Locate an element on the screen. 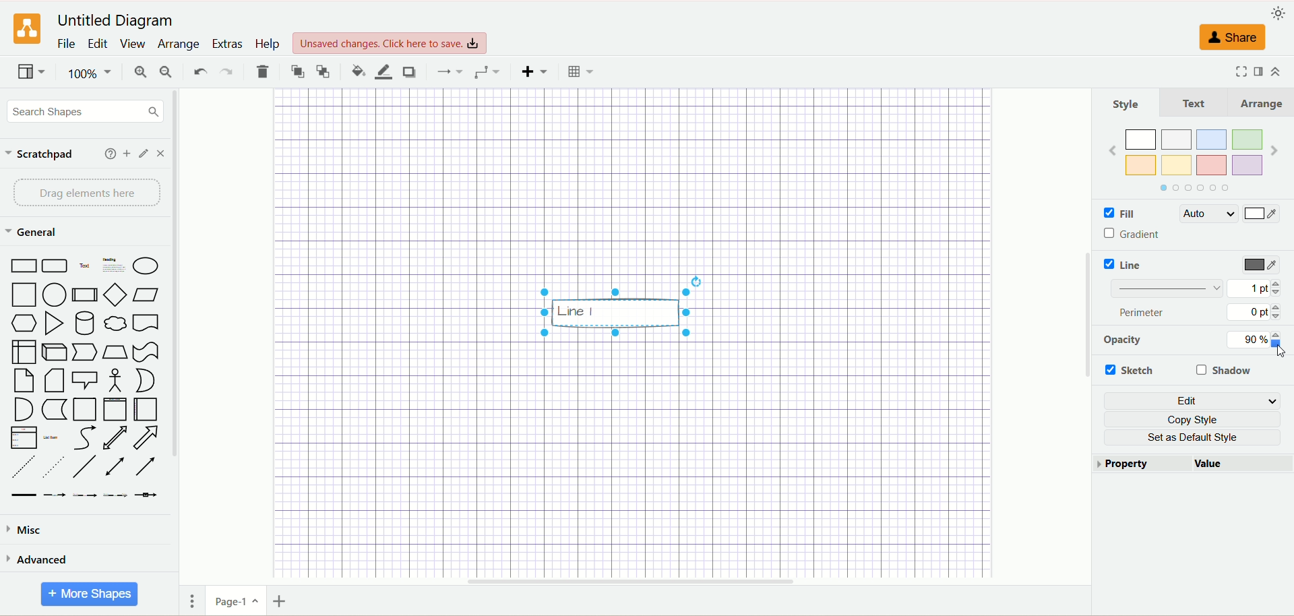 This screenshot has height=616, width=1294. Tape is located at coordinates (146, 352).